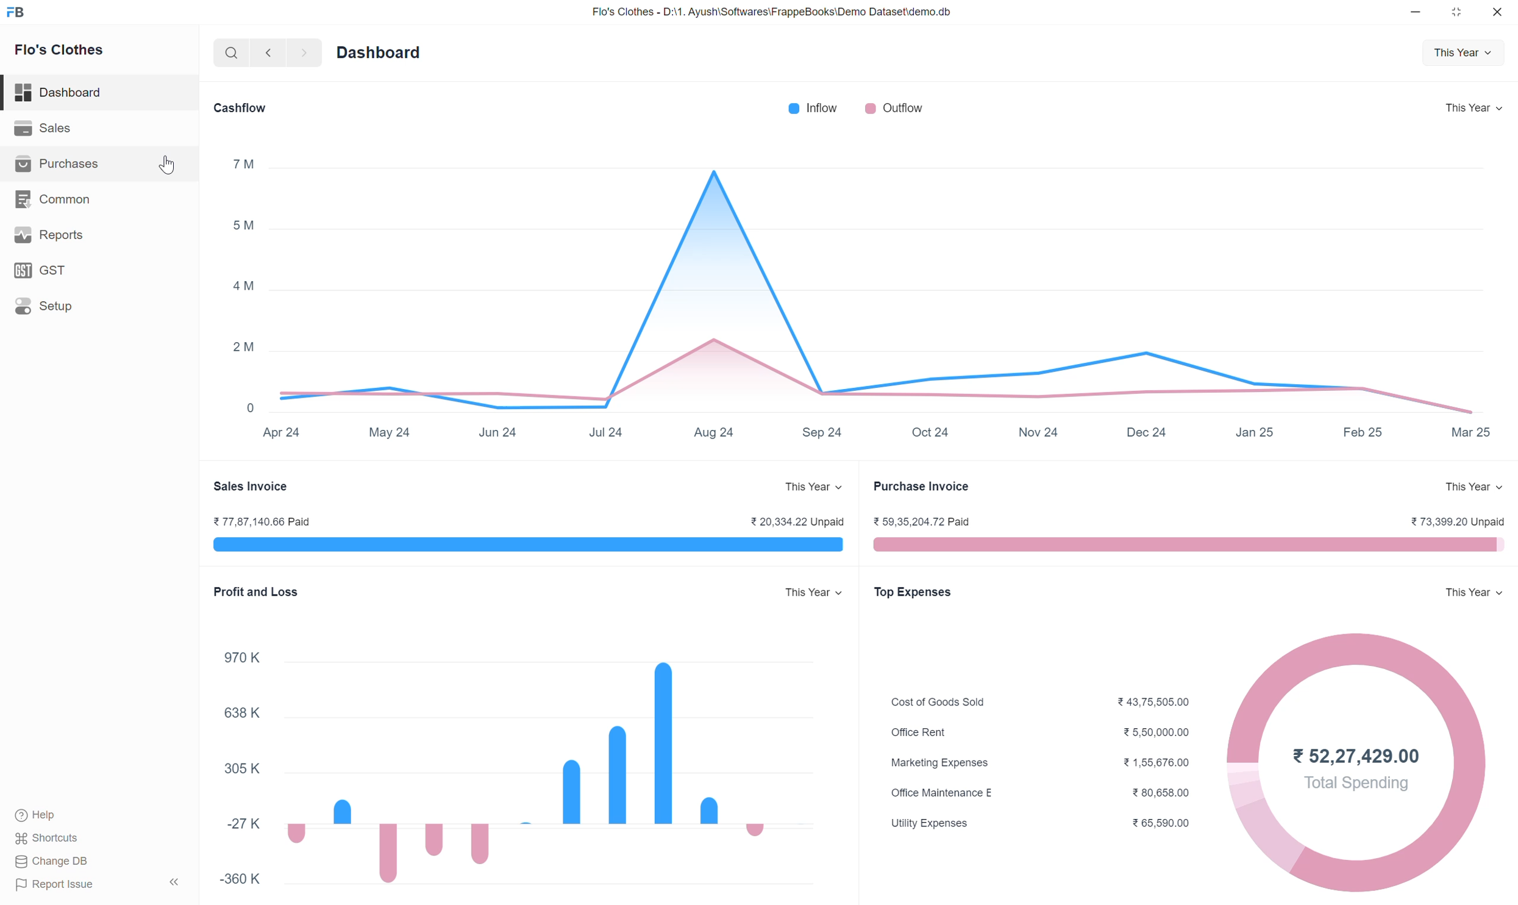  I want to click on ® Outflow, so click(896, 109).